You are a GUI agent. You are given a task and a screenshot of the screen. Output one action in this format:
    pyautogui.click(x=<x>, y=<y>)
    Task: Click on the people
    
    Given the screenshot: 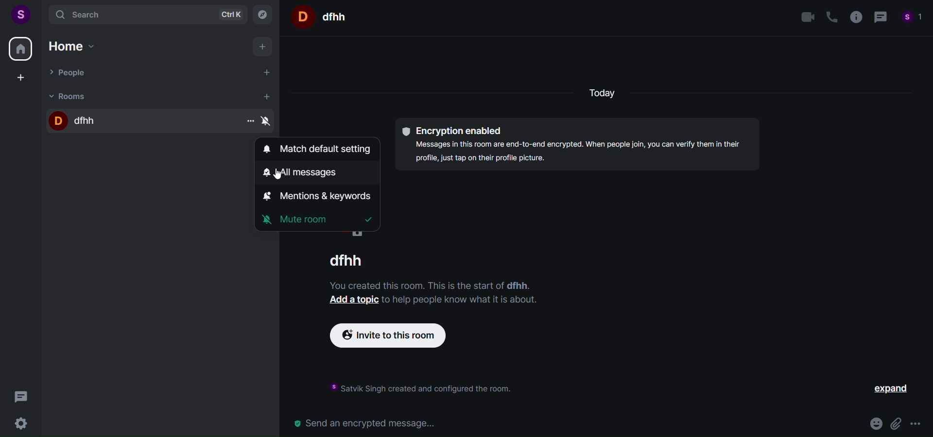 What is the action you would take?
    pyautogui.click(x=913, y=17)
    